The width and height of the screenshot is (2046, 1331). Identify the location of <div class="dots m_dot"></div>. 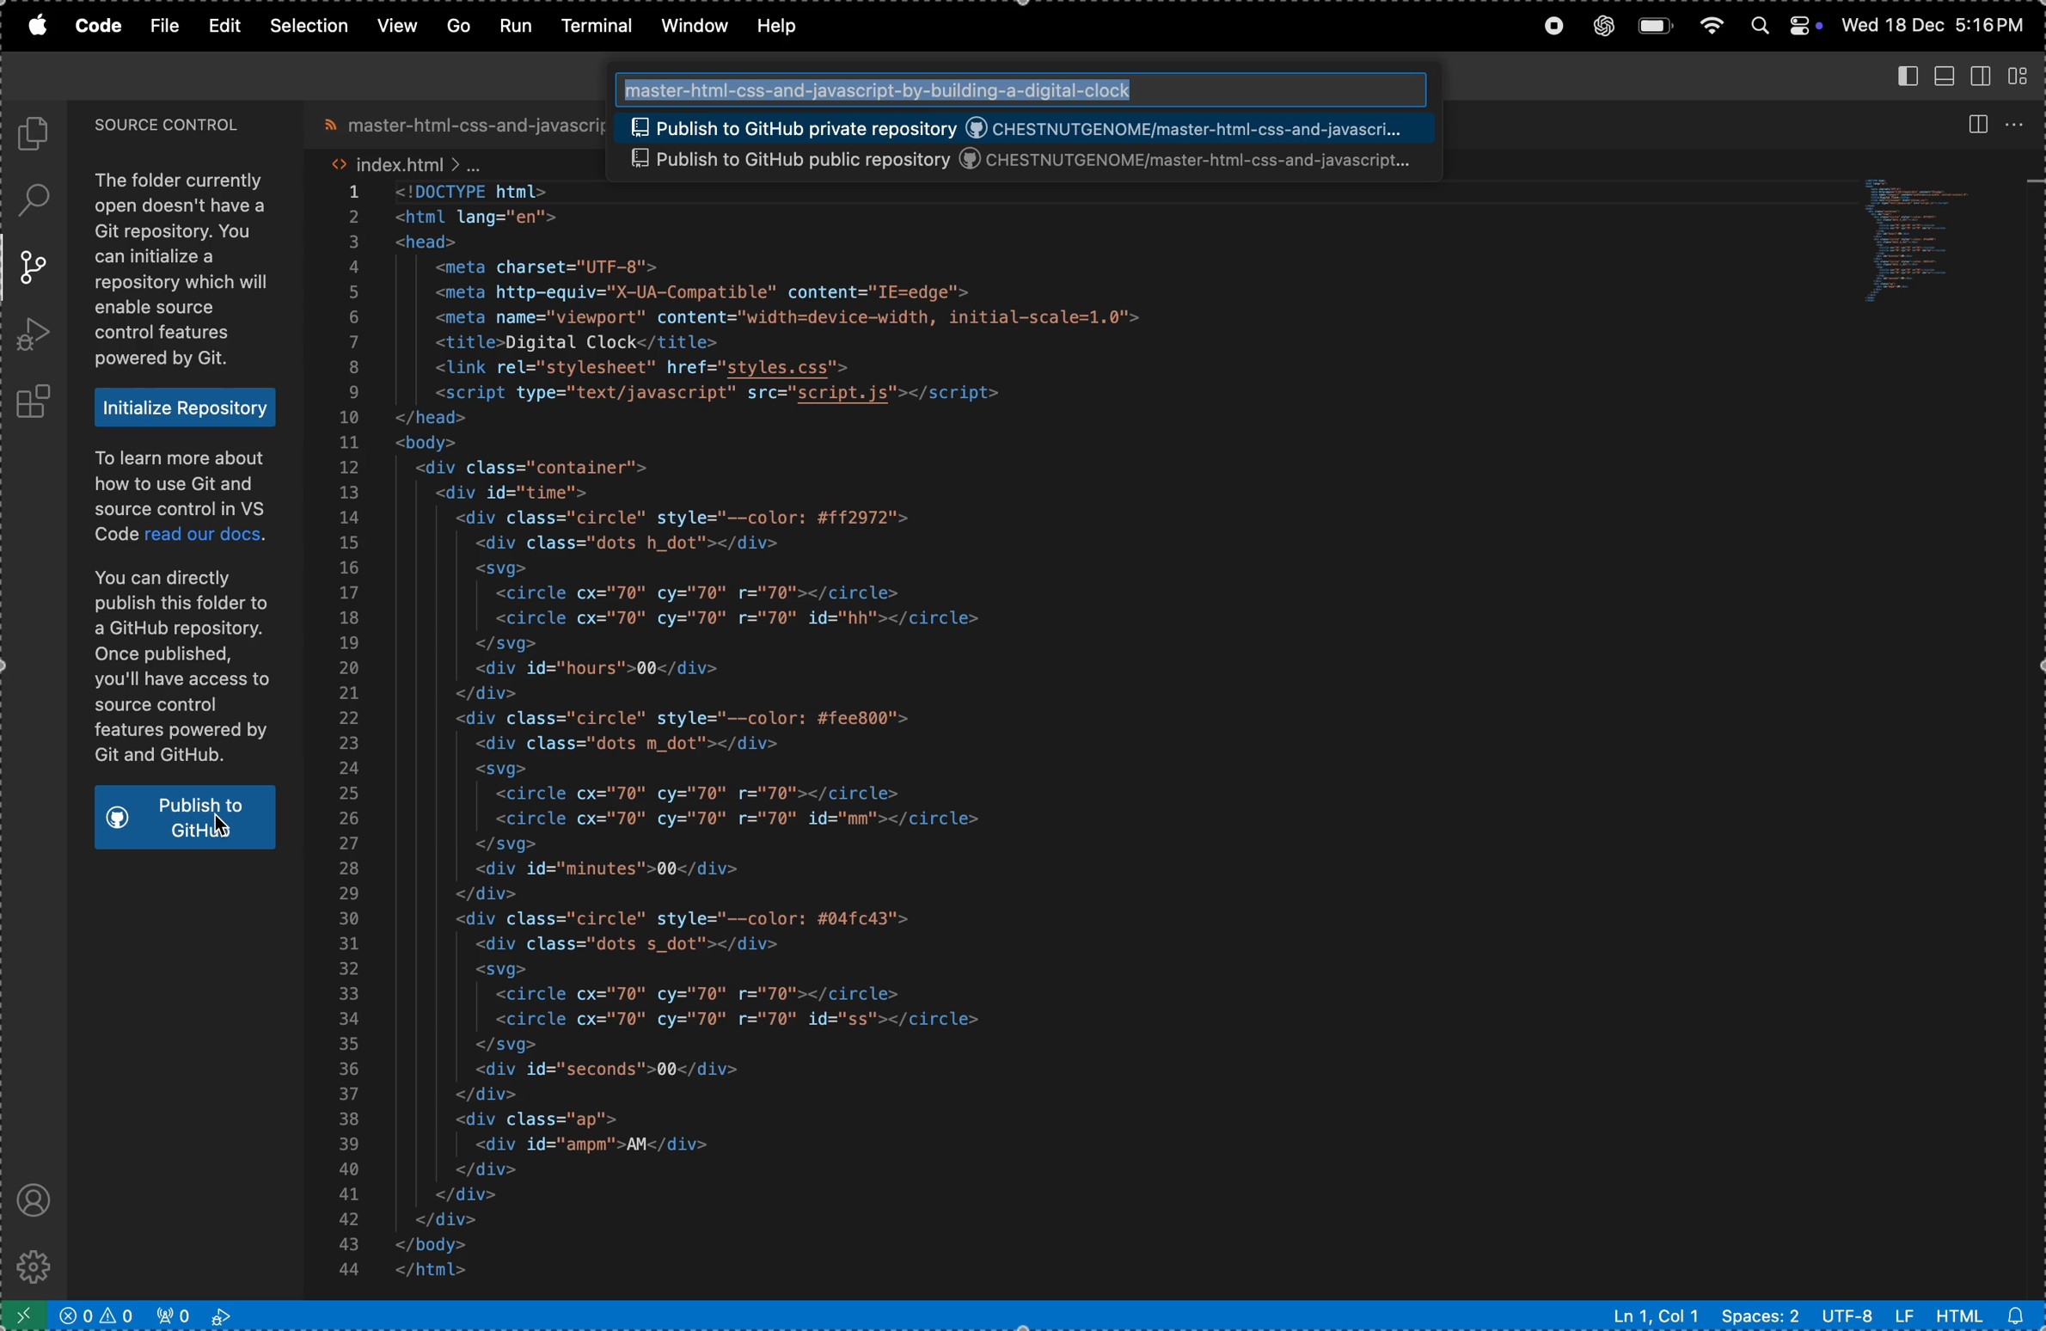
(640, 744).